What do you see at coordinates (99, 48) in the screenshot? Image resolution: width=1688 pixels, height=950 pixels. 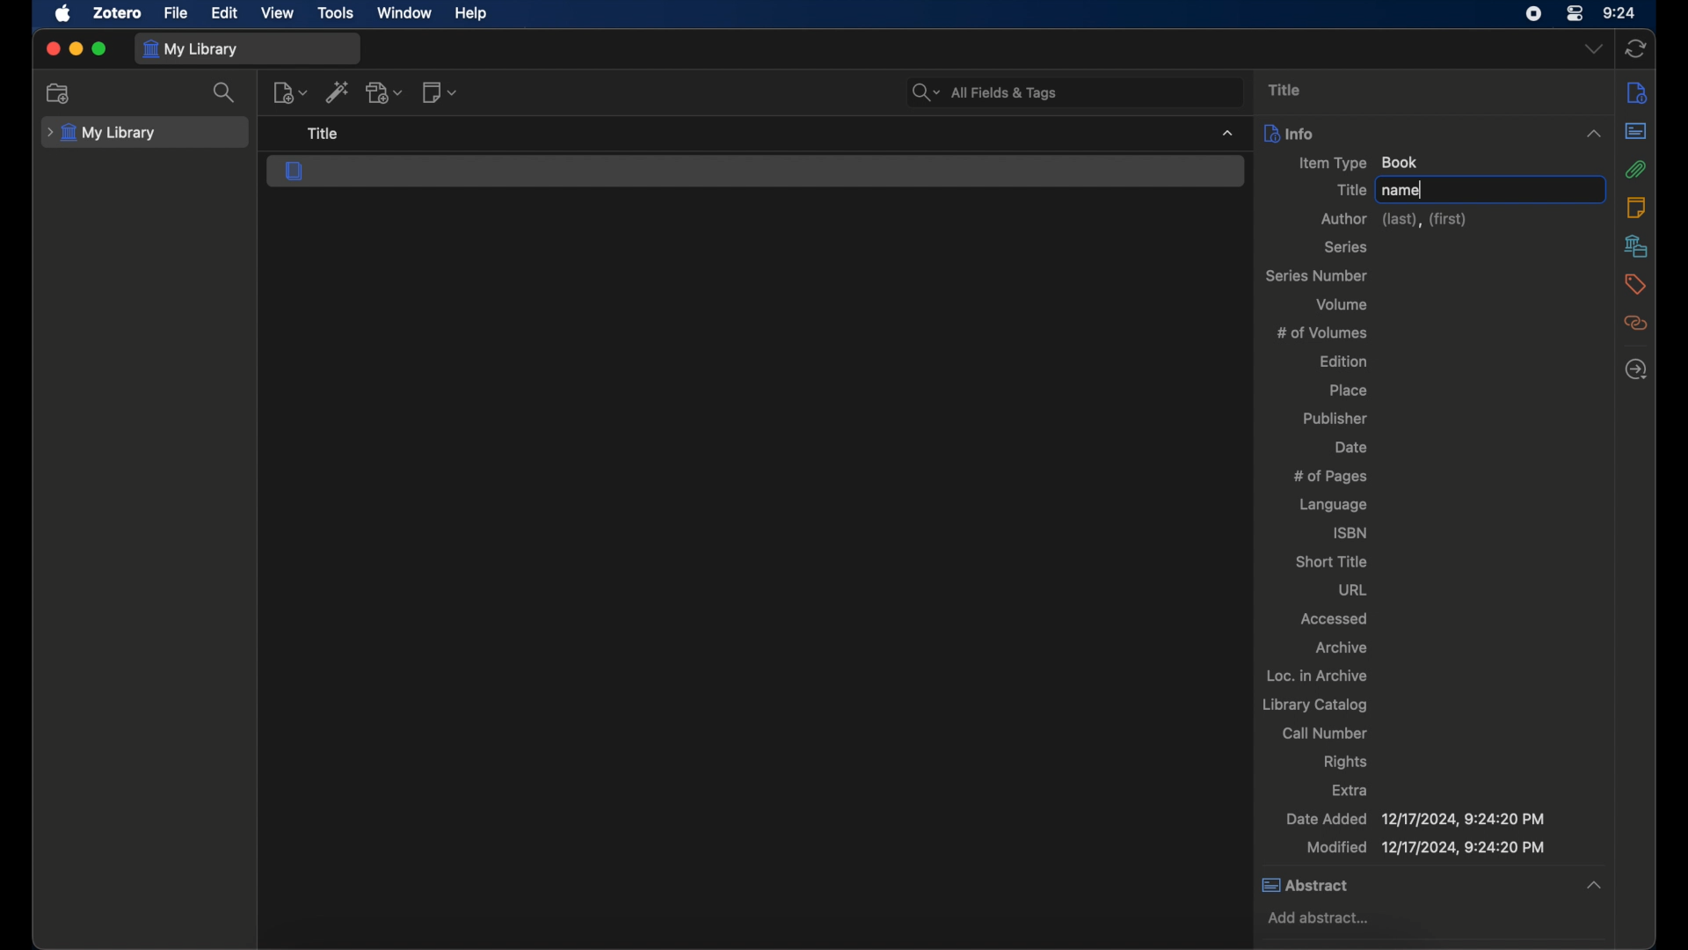 I see `maximize` at bounding box center [99, 48].